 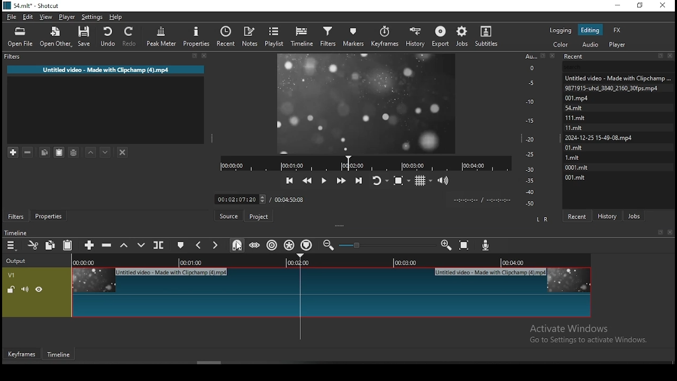 What do you see at coordinates (55, 37) in the screenshot?
I see `open other` at bounding box center [55, 37].